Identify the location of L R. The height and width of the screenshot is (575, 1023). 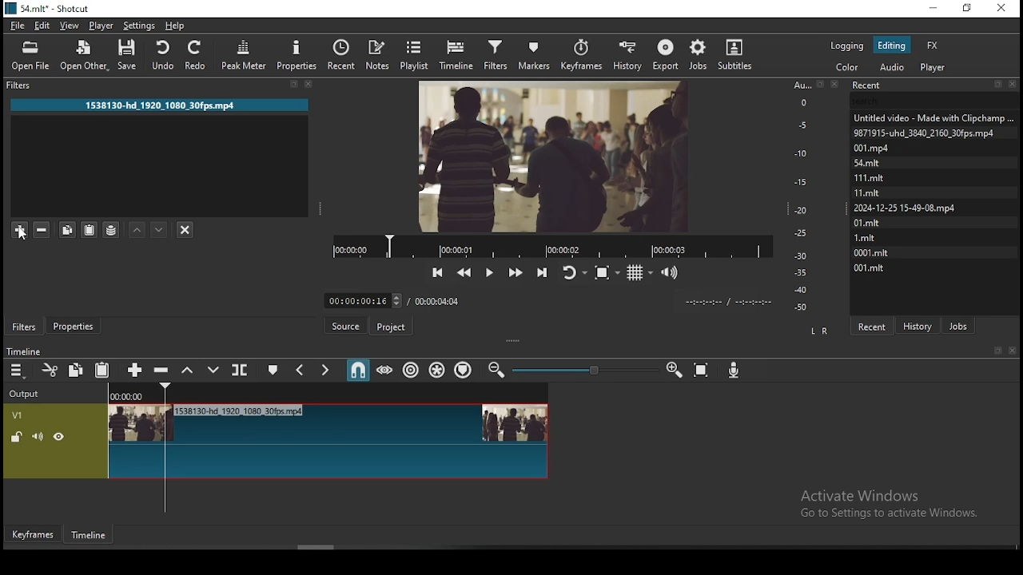
(817, 330).